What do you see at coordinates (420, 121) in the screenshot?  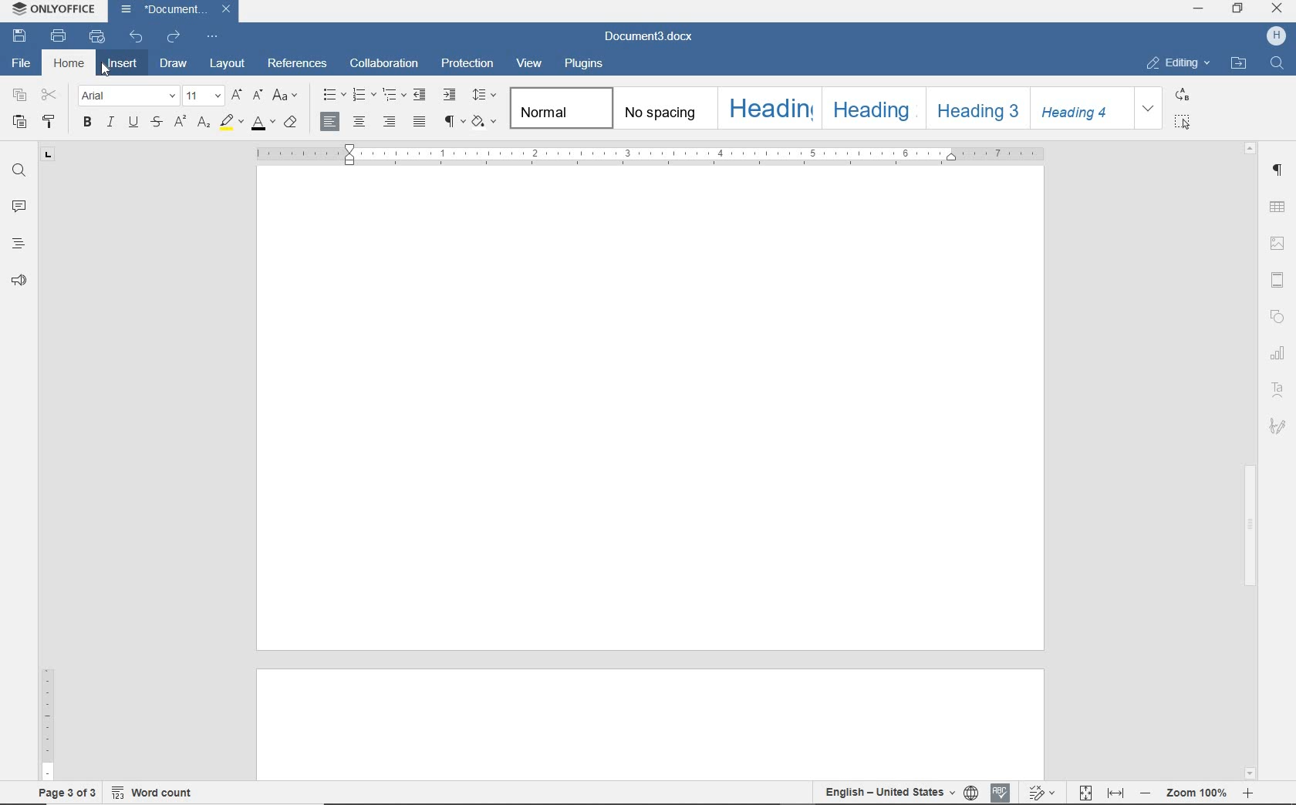 I see `JUSTIFIED` at bounding box center [420, 121].